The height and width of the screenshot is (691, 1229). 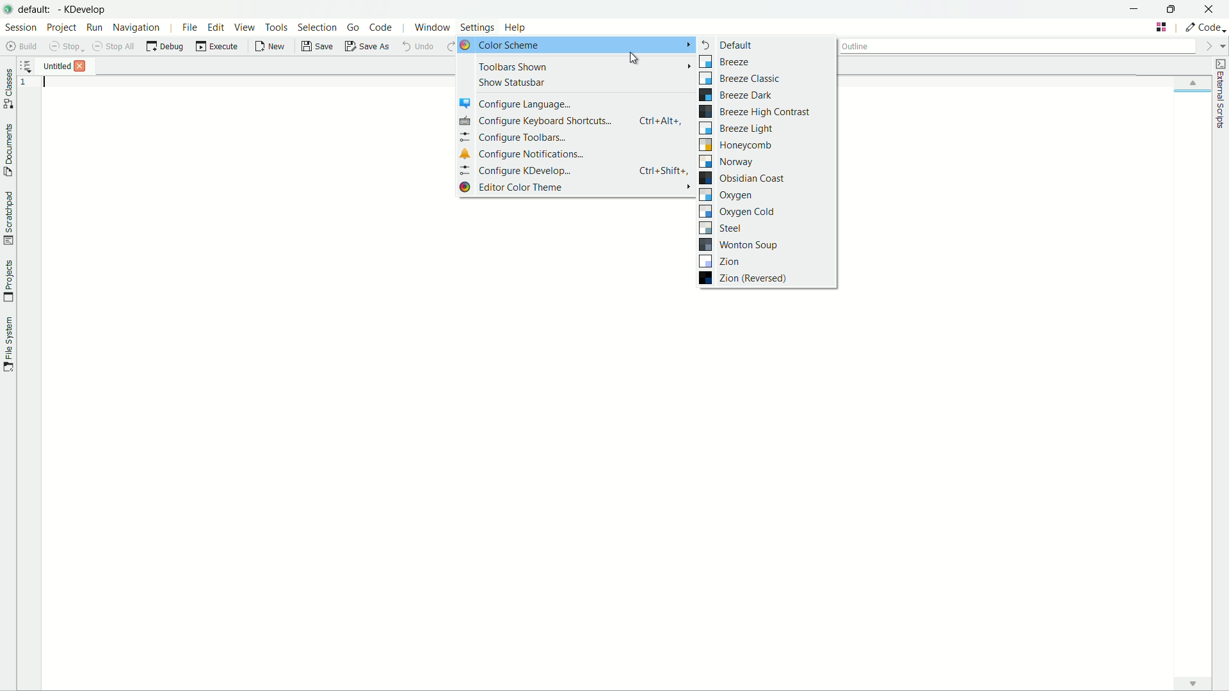 What do you see at coordinates (37, 10) in the screenshot?
I see `default` at bounding box center [37, 10].